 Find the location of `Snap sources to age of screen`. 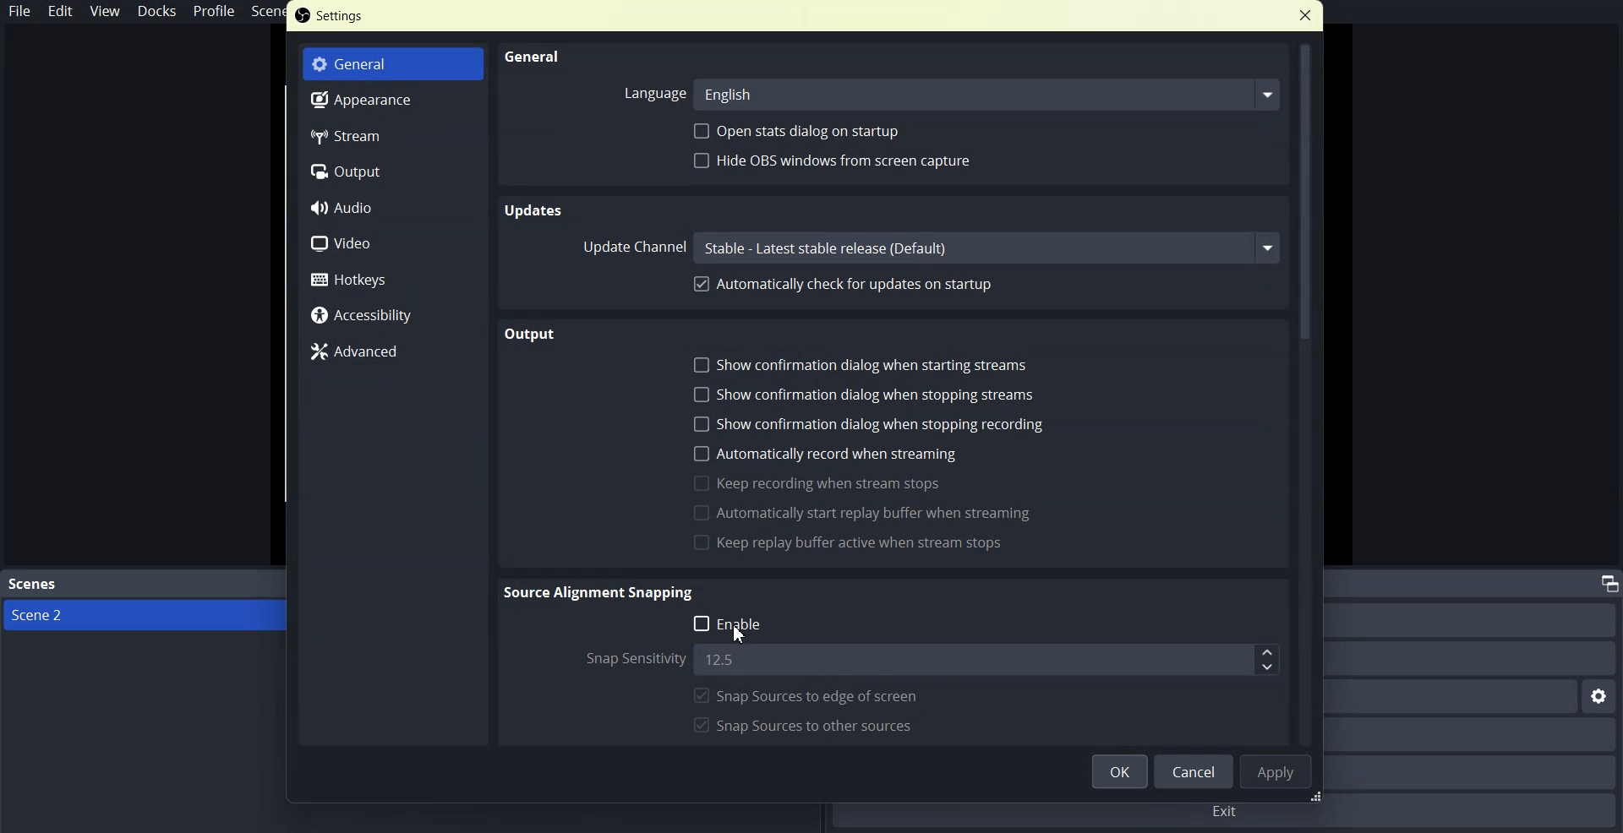

Snap sources to age of screen is located at coordinates (804, 694).